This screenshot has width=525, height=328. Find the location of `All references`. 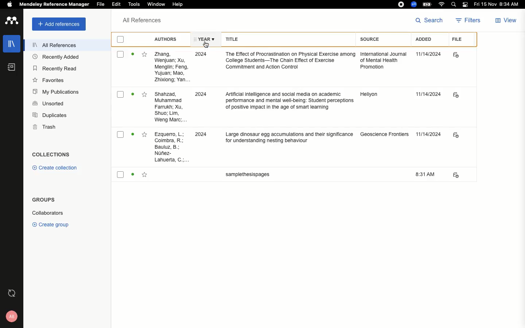

All references is located at coordinates (139, 20).